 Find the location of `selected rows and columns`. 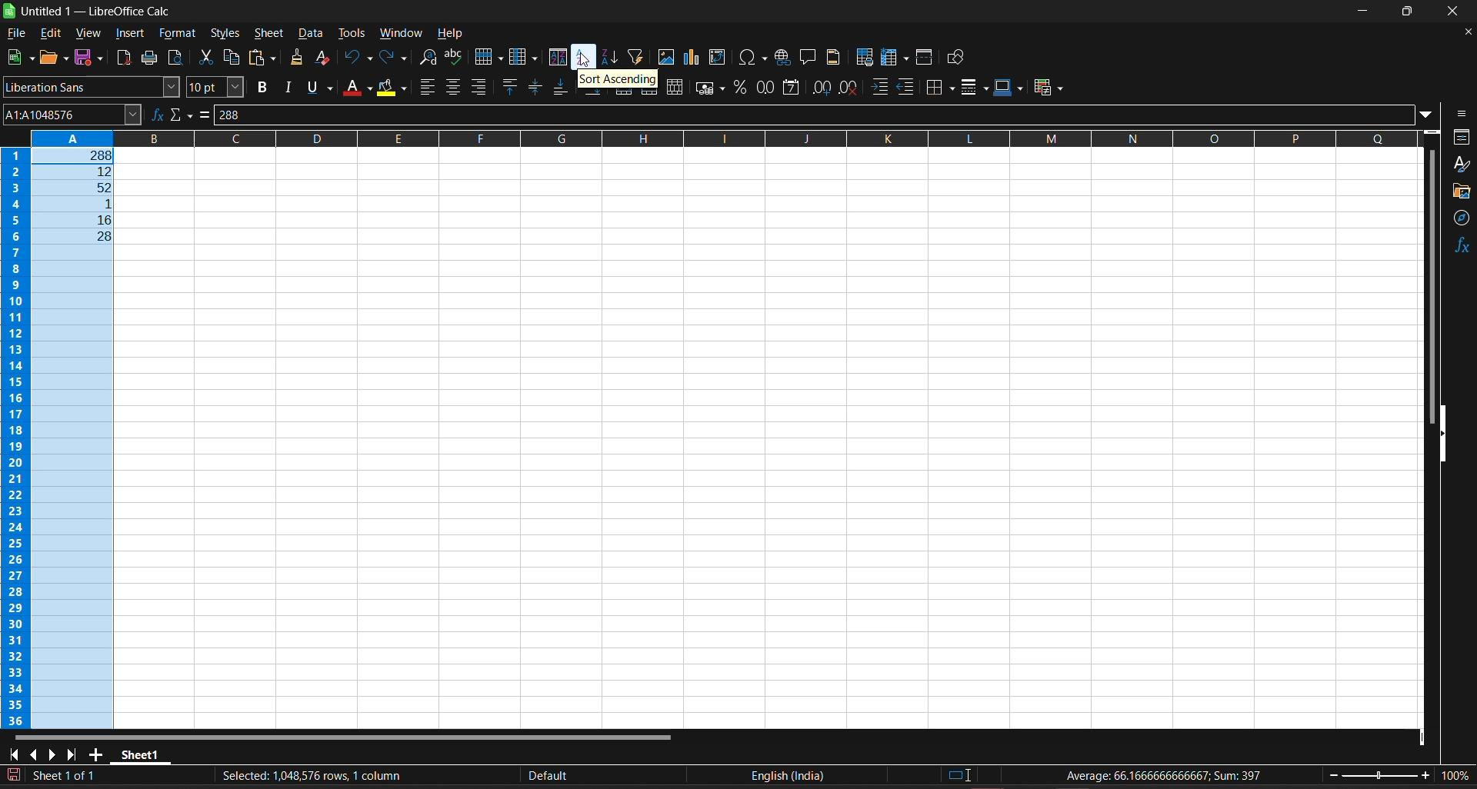

selected rows and columns is located at coordinates (308, 774).